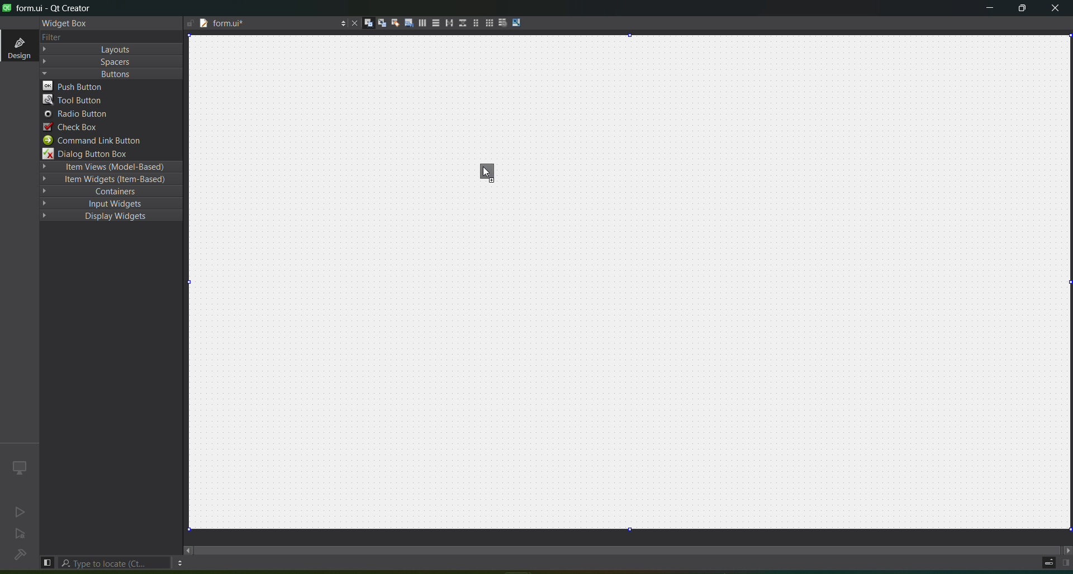 Image resolution: width=1073 pixels, height=574 pixels. What do you see at coordinates (1054, 10) in the screenshot?
I see `close` at bounding box center [1054, 10].